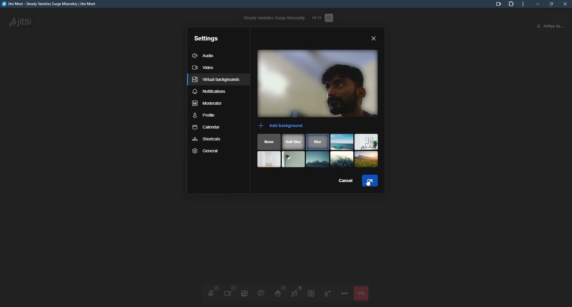 The width and height of the screenshot is (572, 307). What do you see at coordinates (360, 293) in the screenshot?
I see `end call` at bounding box center [360, 293].